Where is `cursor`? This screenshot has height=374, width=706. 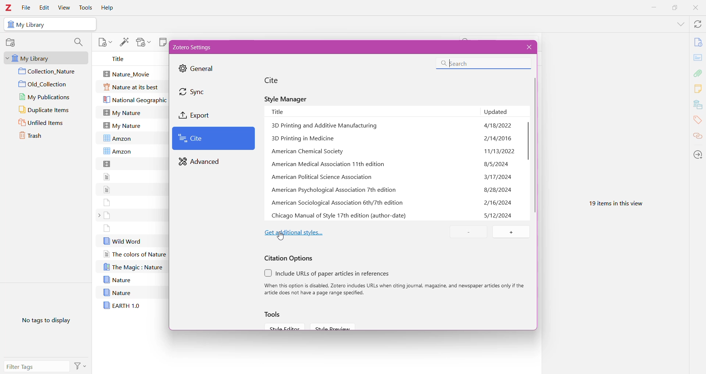 cursor is located at coordinates (282, 237).